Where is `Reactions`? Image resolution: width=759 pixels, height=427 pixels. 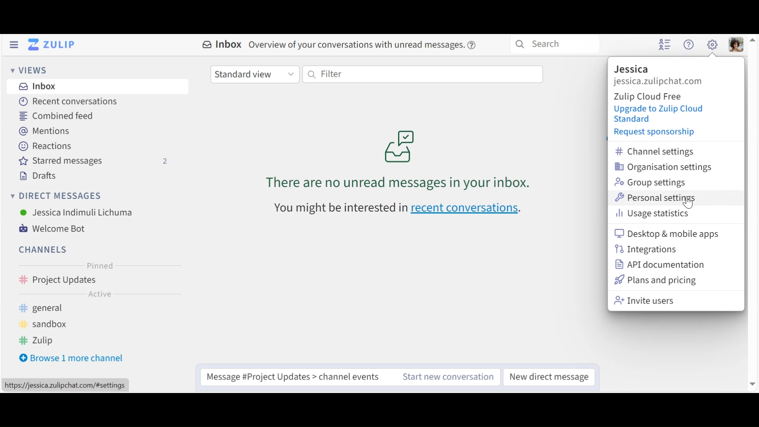 Reactions is located at coordinates (45, 146).